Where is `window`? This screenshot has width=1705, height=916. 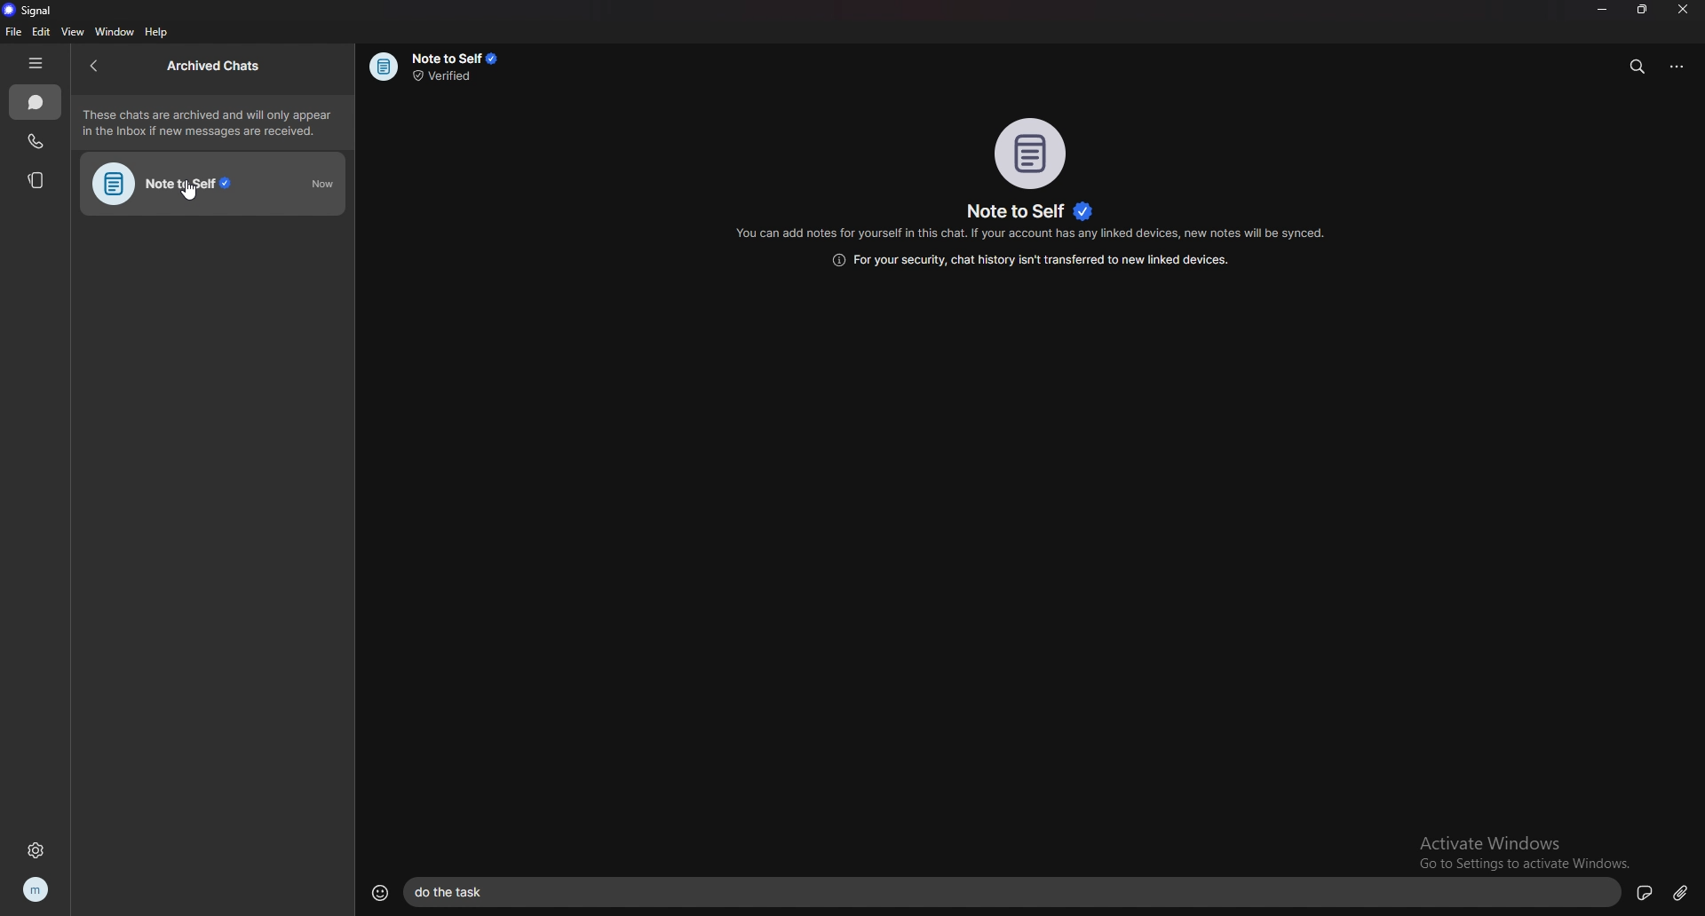
window is located at coordinates (115, 32).